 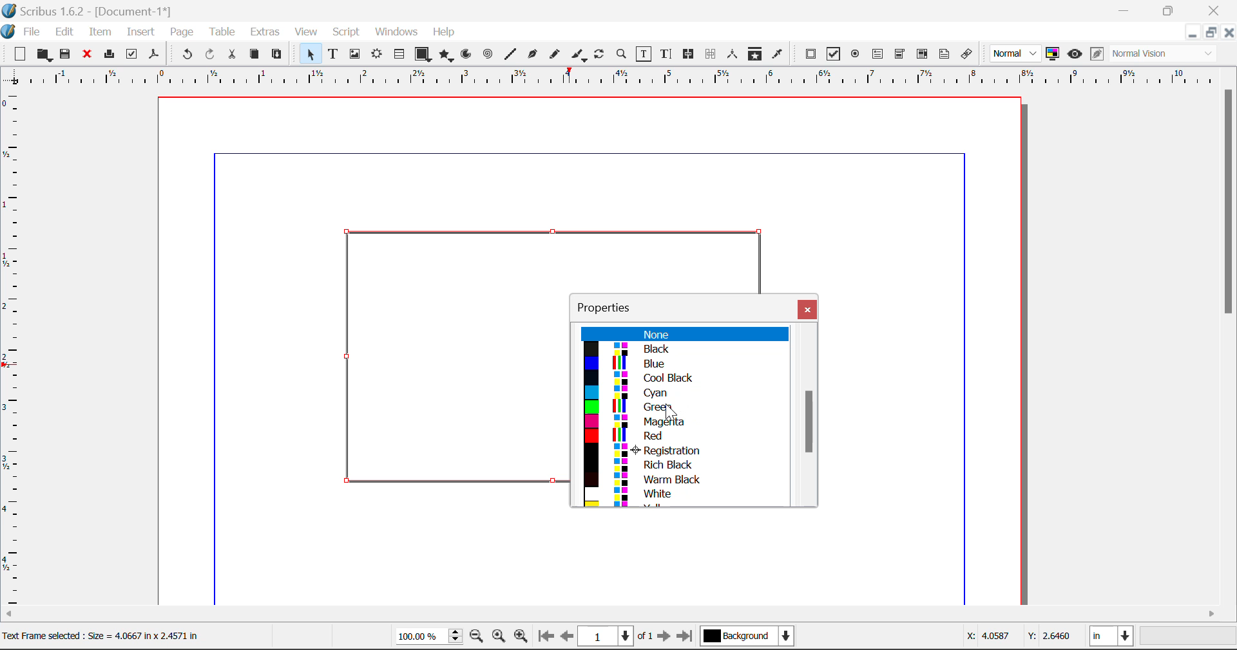 What do you see at coordinates (44, 55) in the screenshot?
I see `Open` at bounding box center [44, 55].